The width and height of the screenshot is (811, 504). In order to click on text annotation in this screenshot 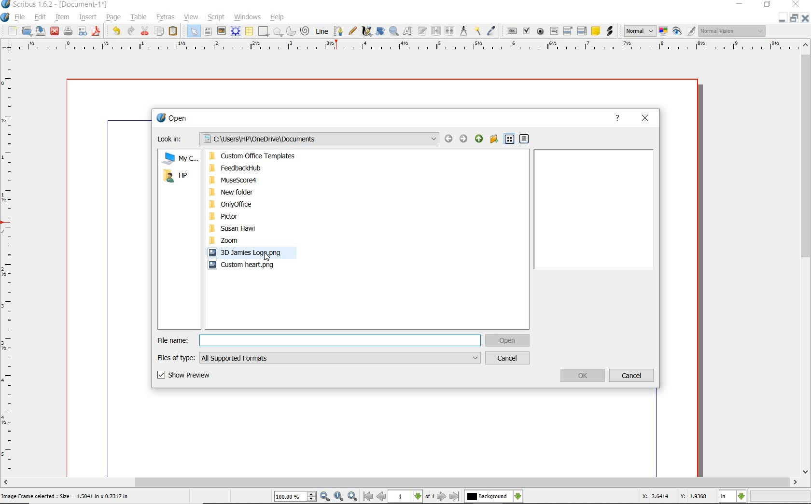, I will do `click(596, 31)`.